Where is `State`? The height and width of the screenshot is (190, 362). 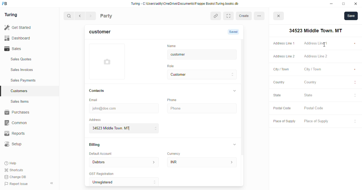
State is located at coordinates (330, 95).